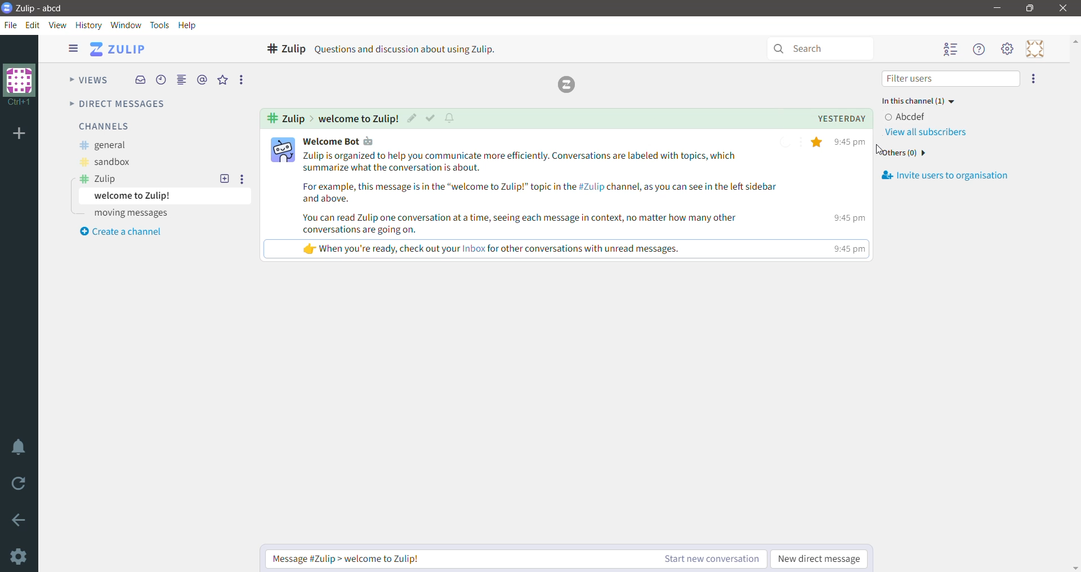 The height and width of the screenshot is (572, 1081). I want to click on Cursor, so click(880, 150).